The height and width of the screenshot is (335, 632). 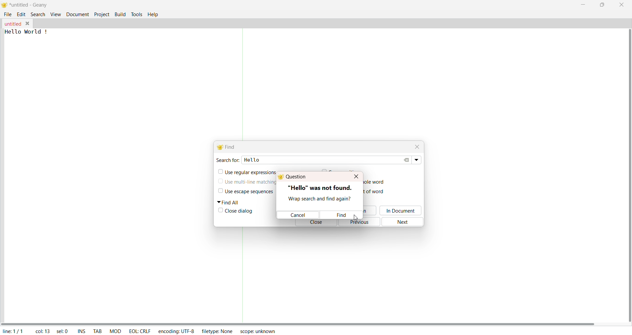 What do you see at coordinates (340, 215) in the screenshot?
I see `Find` at bounding box center [340, 215].